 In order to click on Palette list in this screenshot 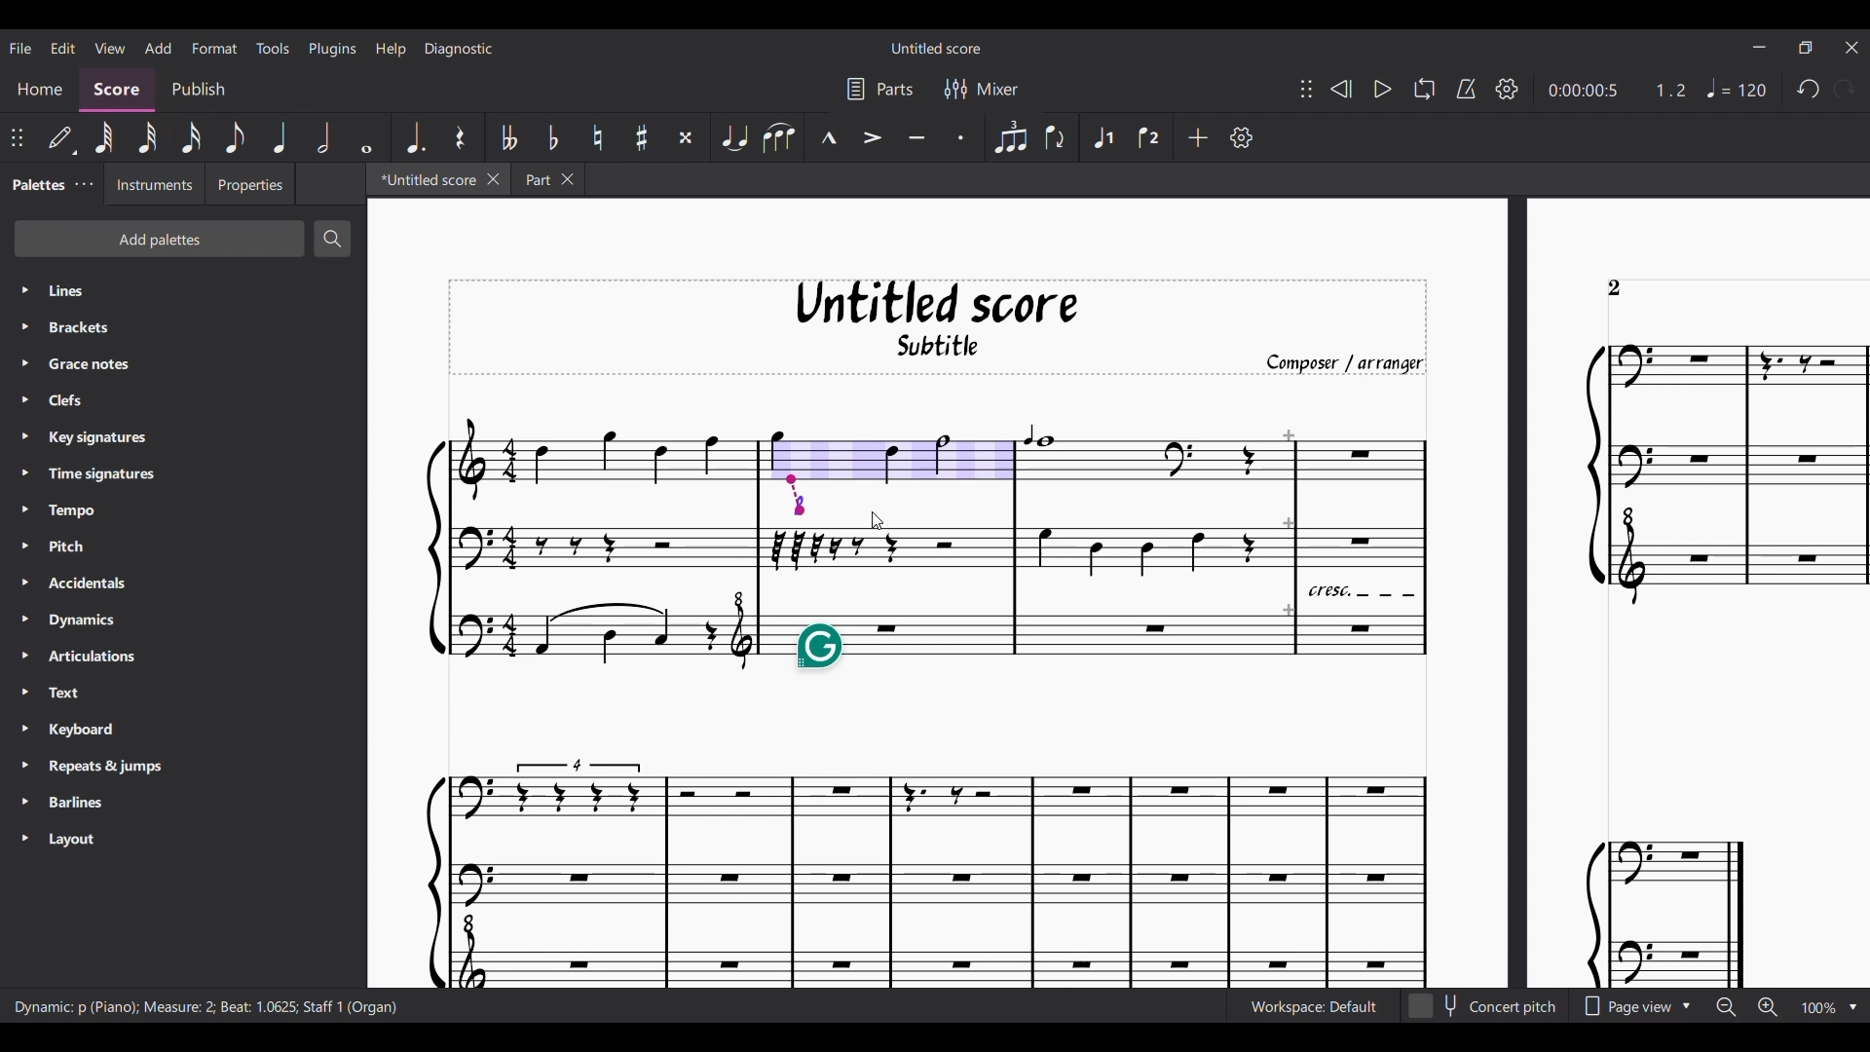, I will do `click(202, 566)`.